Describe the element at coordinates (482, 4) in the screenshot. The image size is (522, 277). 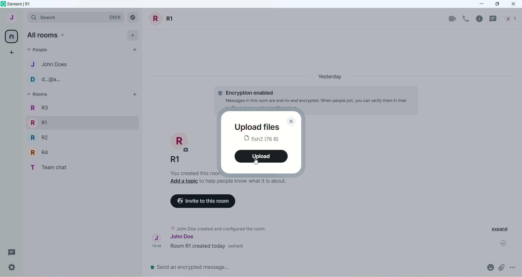
I see `minimize` at that location.